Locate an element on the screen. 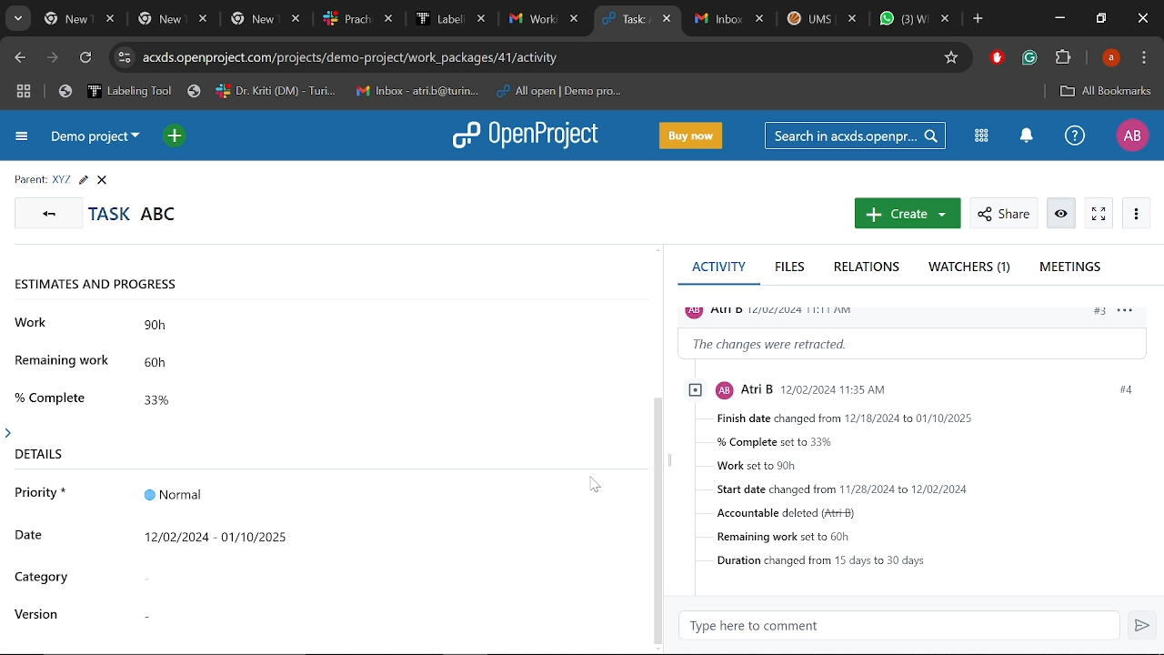  work is located at coordinates (34, 322).